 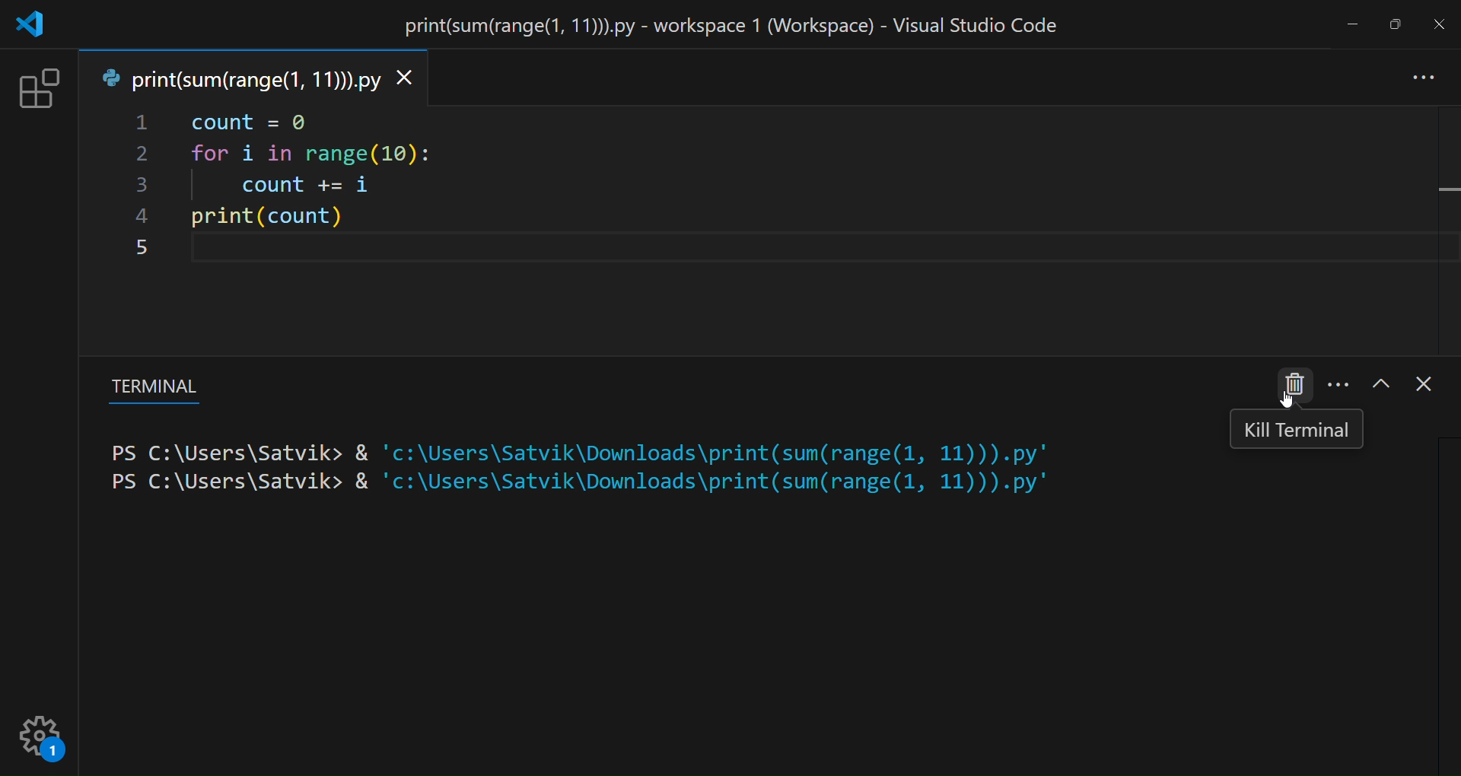 I want to click on more, so click(x=1338, y=383).